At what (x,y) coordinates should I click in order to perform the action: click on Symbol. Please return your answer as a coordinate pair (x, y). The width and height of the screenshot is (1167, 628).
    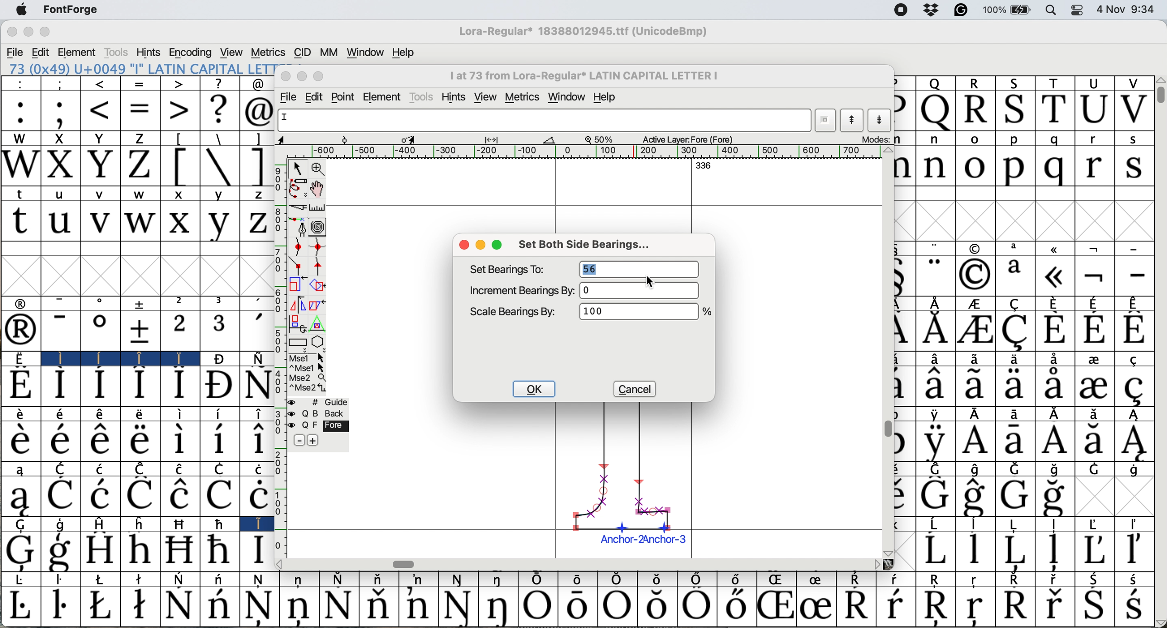
    Looking at the image, I should click on (1096, 414).